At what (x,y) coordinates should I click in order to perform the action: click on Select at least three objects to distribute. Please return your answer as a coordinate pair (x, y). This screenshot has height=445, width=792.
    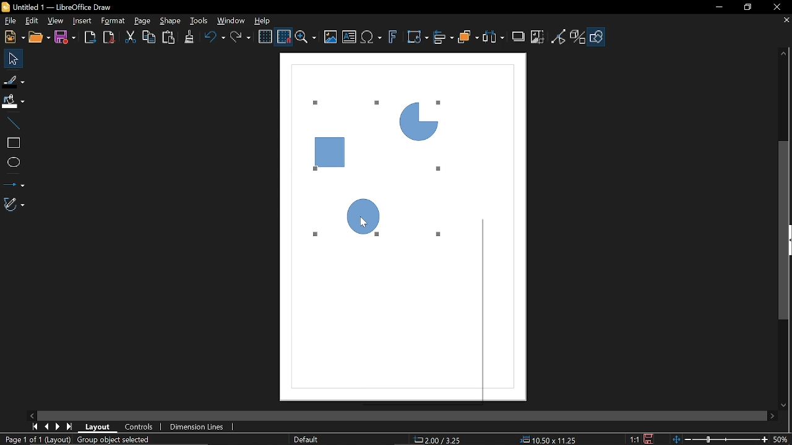
    Looking at the image, I should click on (495, 40).